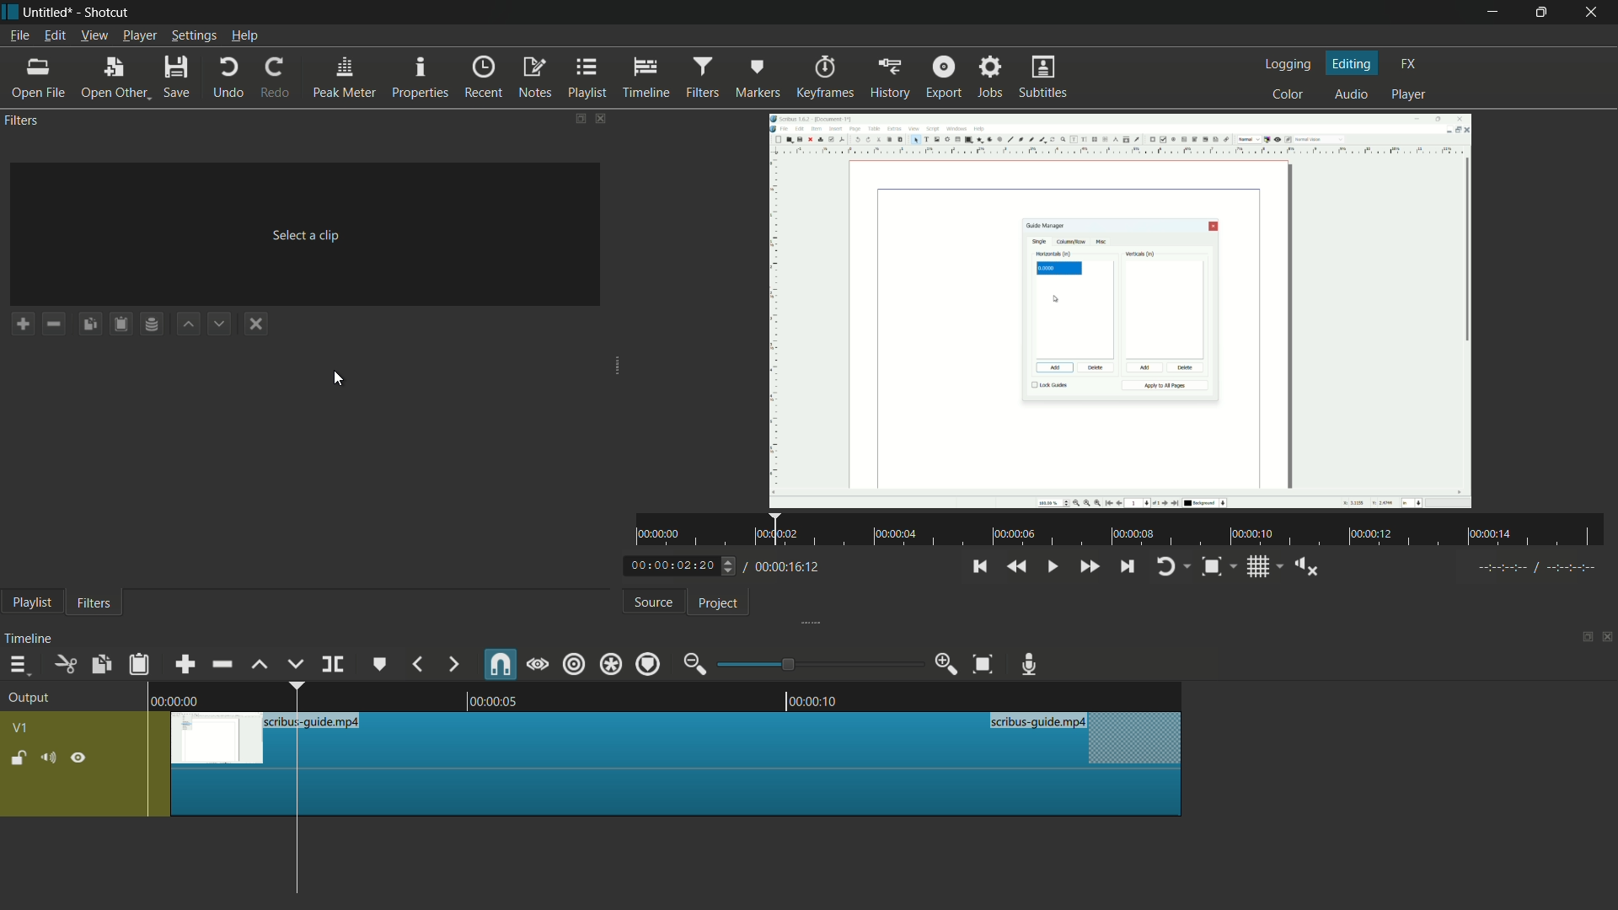 The width and height of the screenshot is (1618, 910). What do you see at coordinates (1027, 664) in the screenshot?
I see `record audio` at bounding box center [1027, 664].